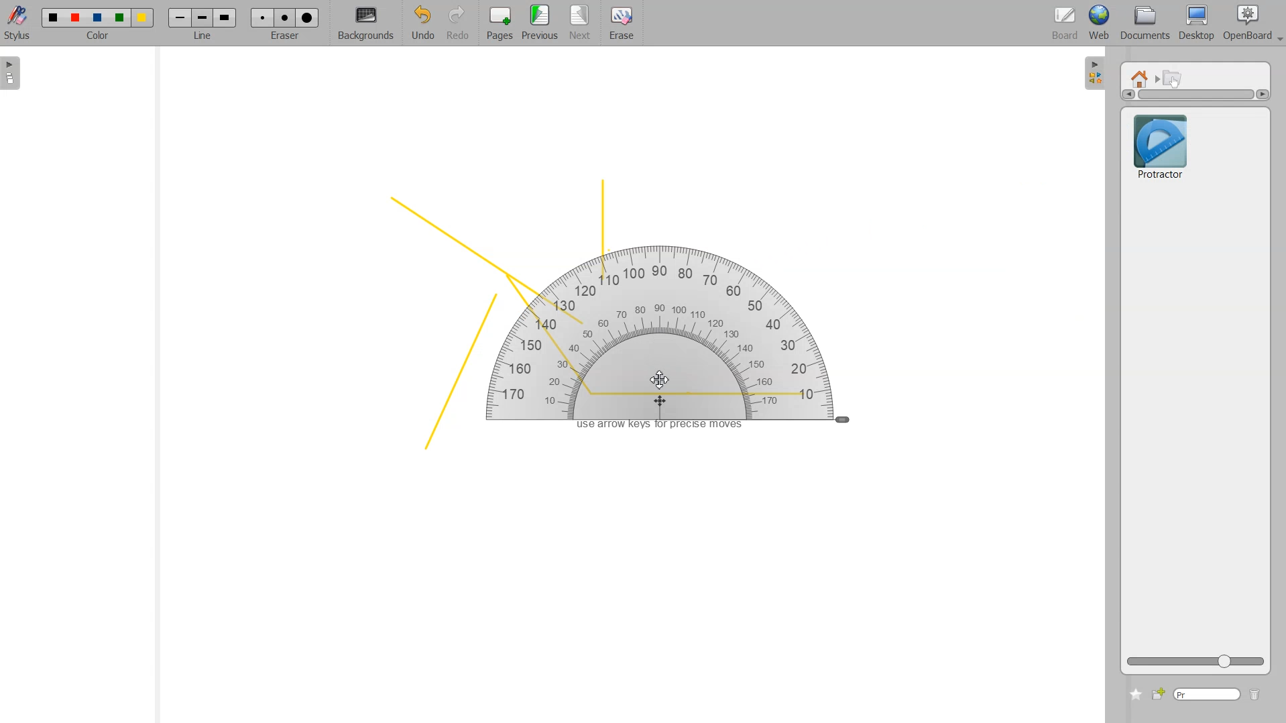 The image size is (1286, 723). What do you see at coordinates (1173, 78) in the screenshot?
I see `Interactive` at bounding box center [1173, 78].